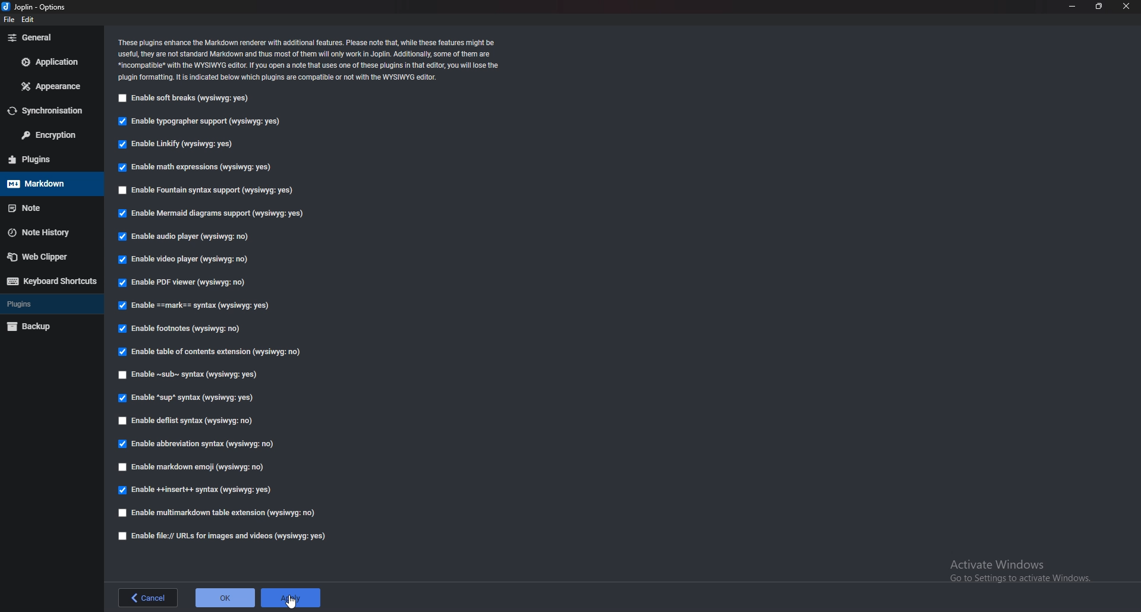 This screenshot has width=1141, height=612. What do you see at coordinates (175, 144) in the screenshot?
I see `enable linkify` at bounding box center [175, 144].